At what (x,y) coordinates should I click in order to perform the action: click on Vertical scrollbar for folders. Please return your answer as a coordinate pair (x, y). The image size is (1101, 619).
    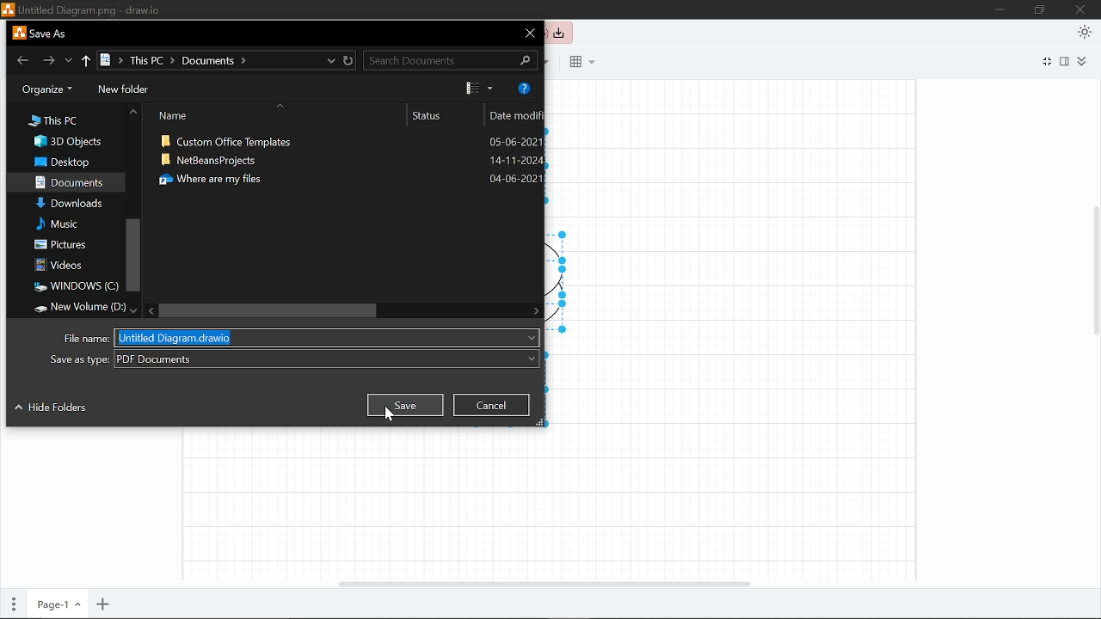
    Looking at the image, I should click on (132, 254).